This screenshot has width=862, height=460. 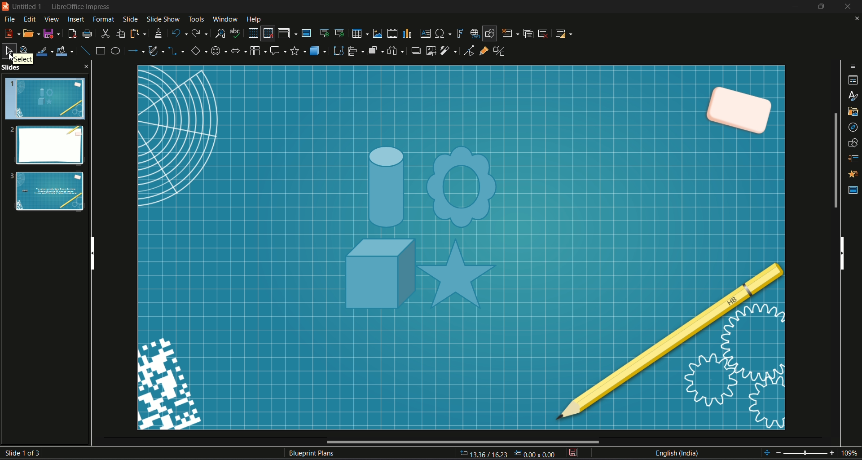 I want to click on Text, so click(x=312, y=454).